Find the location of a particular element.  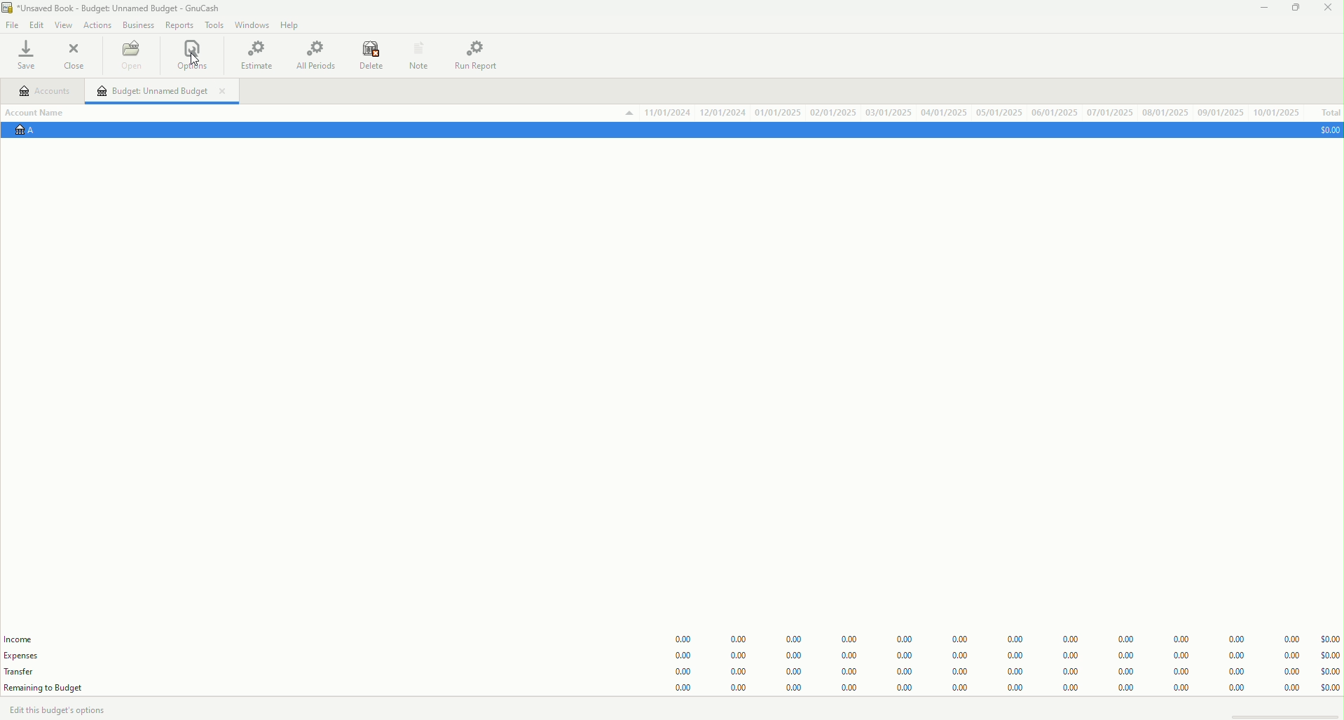

Estimate is located at coordinates (258, 54).